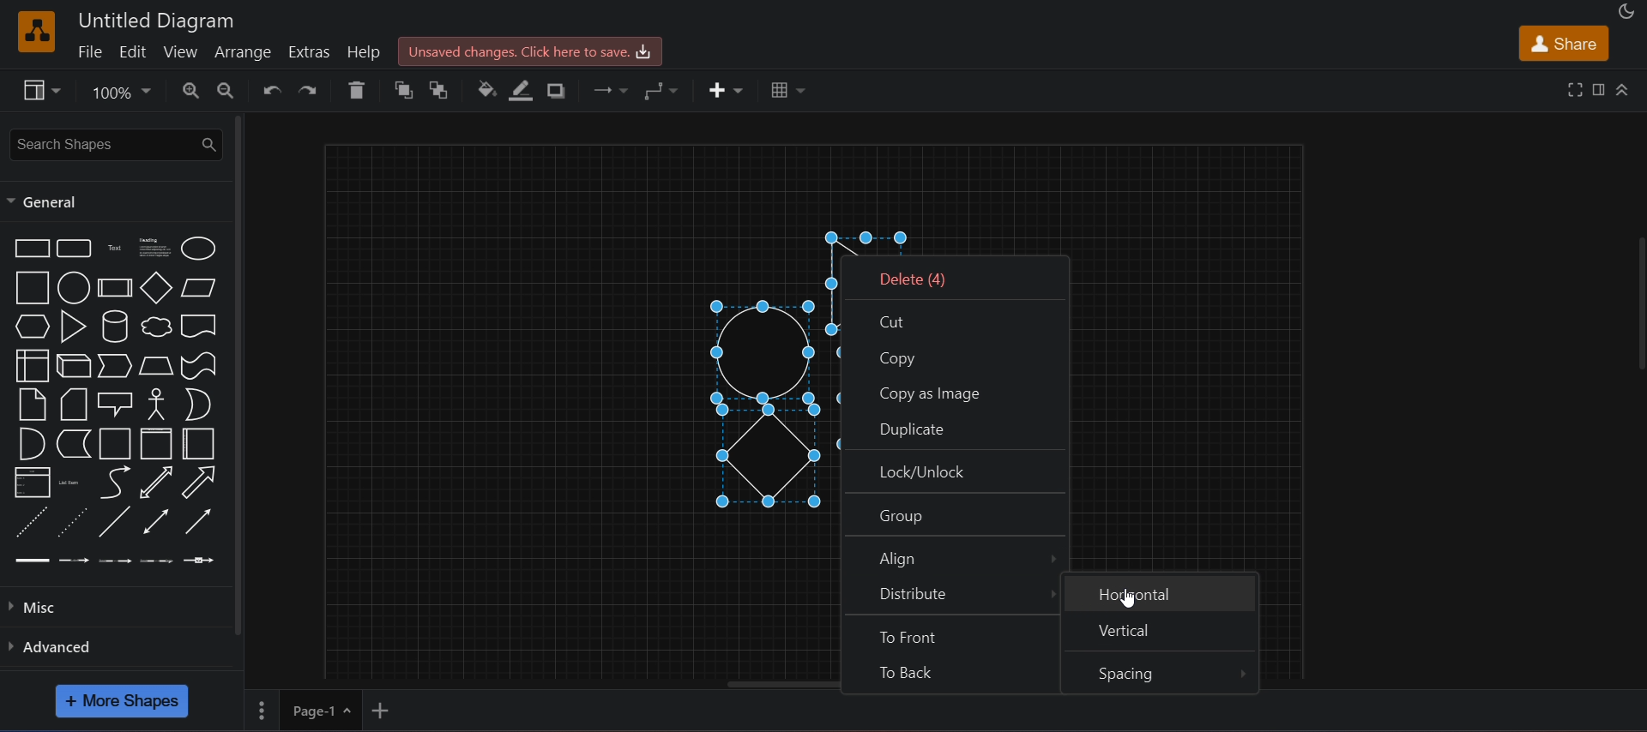  Describe the element at coordinates (1624, 88) in the screenshot. I see `collapase/expand` at that location.